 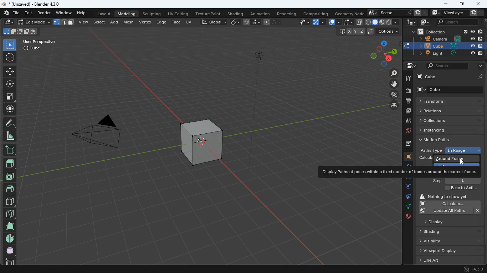 I want to click on arc, so click(x=319, y=22).